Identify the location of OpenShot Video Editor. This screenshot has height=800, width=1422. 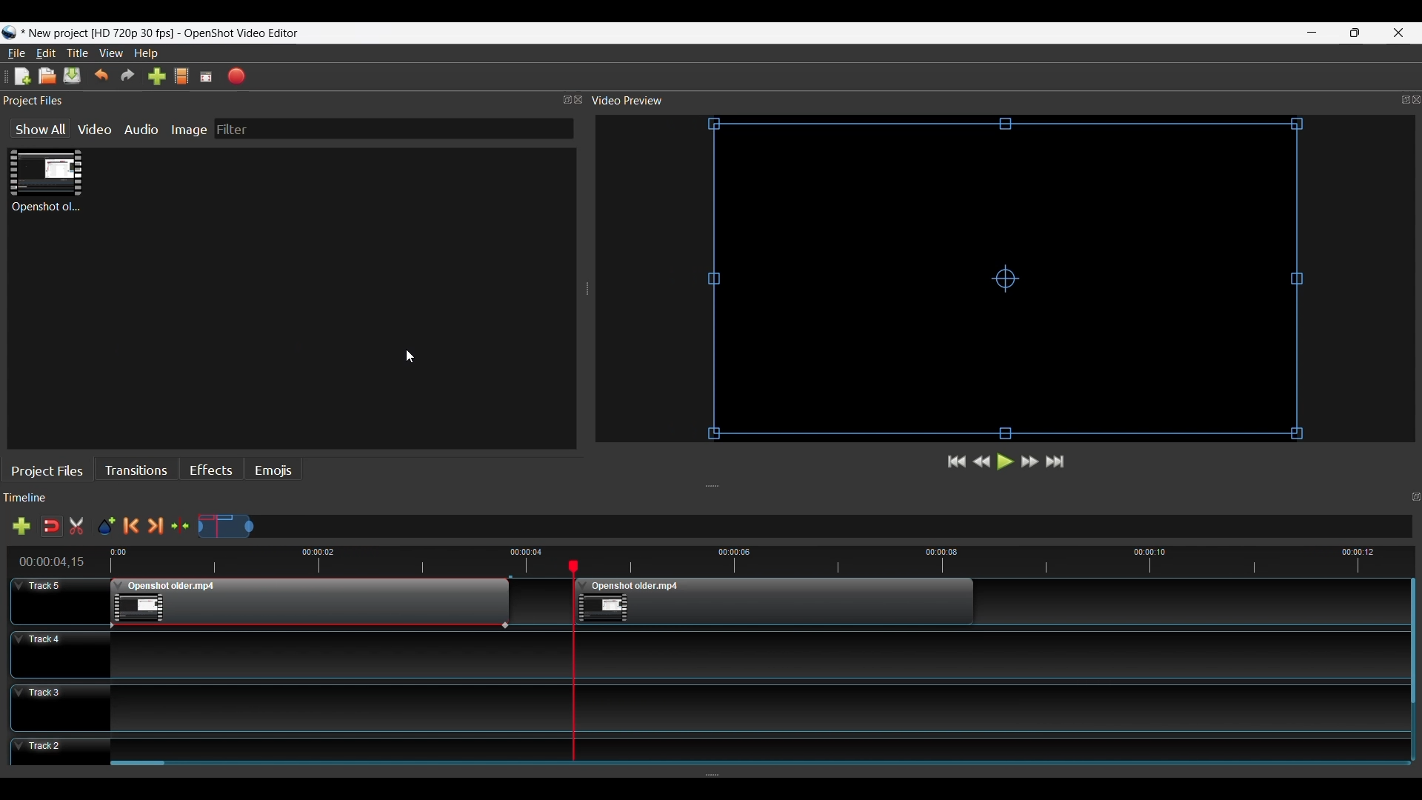
(239, 34).